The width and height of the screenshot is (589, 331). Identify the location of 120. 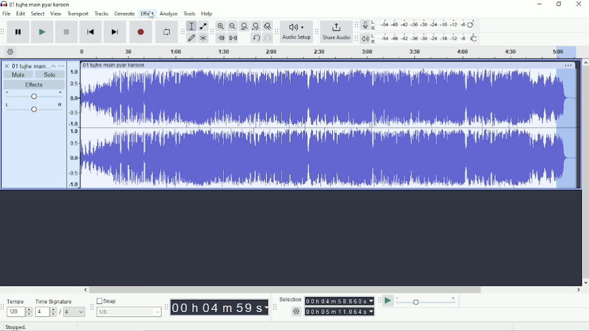
(20, 312).